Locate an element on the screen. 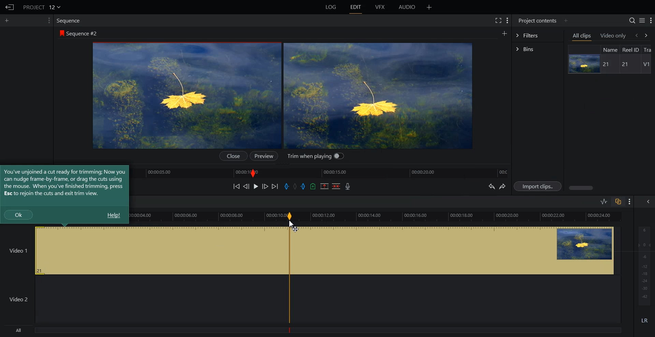 Image resolution: width=655 pixels, height=337 pixels. playhead is located at coordinates (290, 272).